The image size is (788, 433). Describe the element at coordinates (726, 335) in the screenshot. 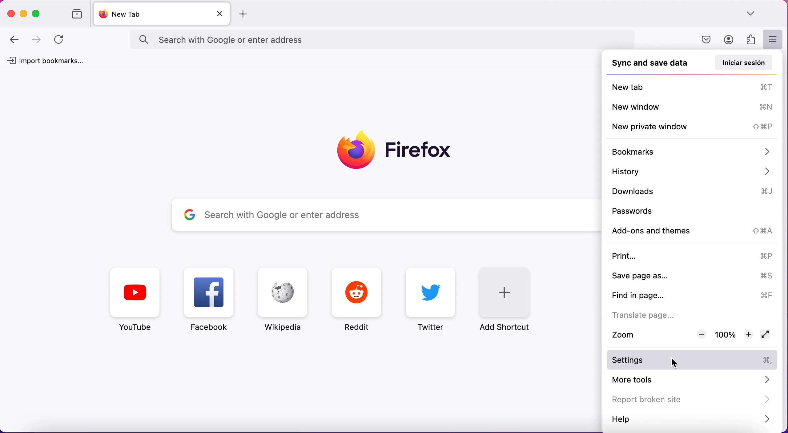

I see `100%` at that location.